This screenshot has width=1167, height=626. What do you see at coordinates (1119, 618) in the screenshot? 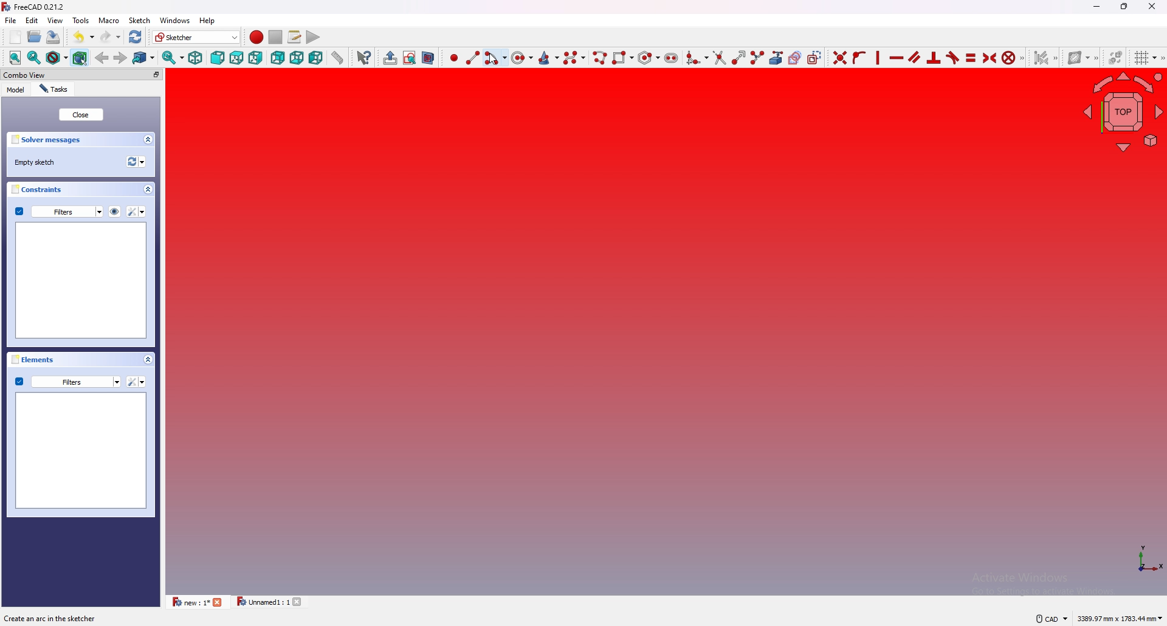
I see `3389.97 mm x 1783.44 mm` at bounding box center [1119, 618].